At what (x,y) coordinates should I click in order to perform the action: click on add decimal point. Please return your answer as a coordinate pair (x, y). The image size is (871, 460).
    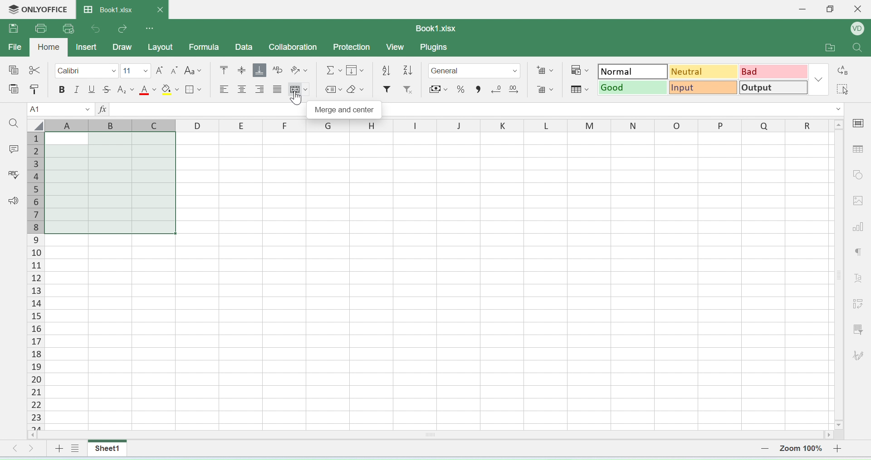
    Looking at the image, I should click on (512, 89).